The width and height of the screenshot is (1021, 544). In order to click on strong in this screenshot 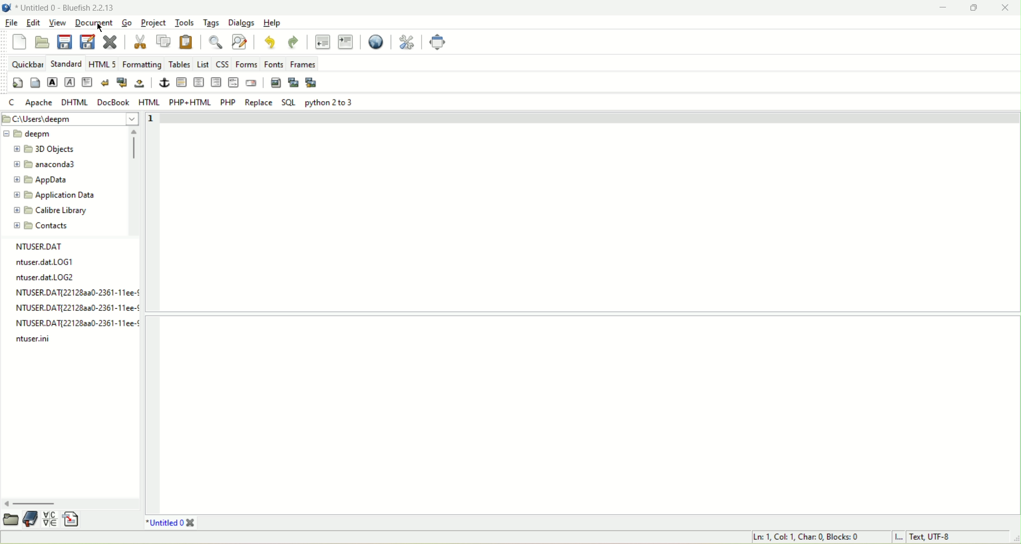, I will do `click(52, 82)`.